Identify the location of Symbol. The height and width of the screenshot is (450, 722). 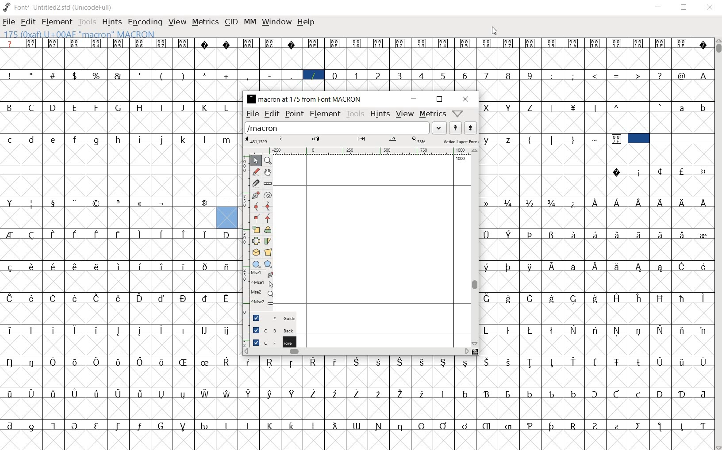
(379, 427).